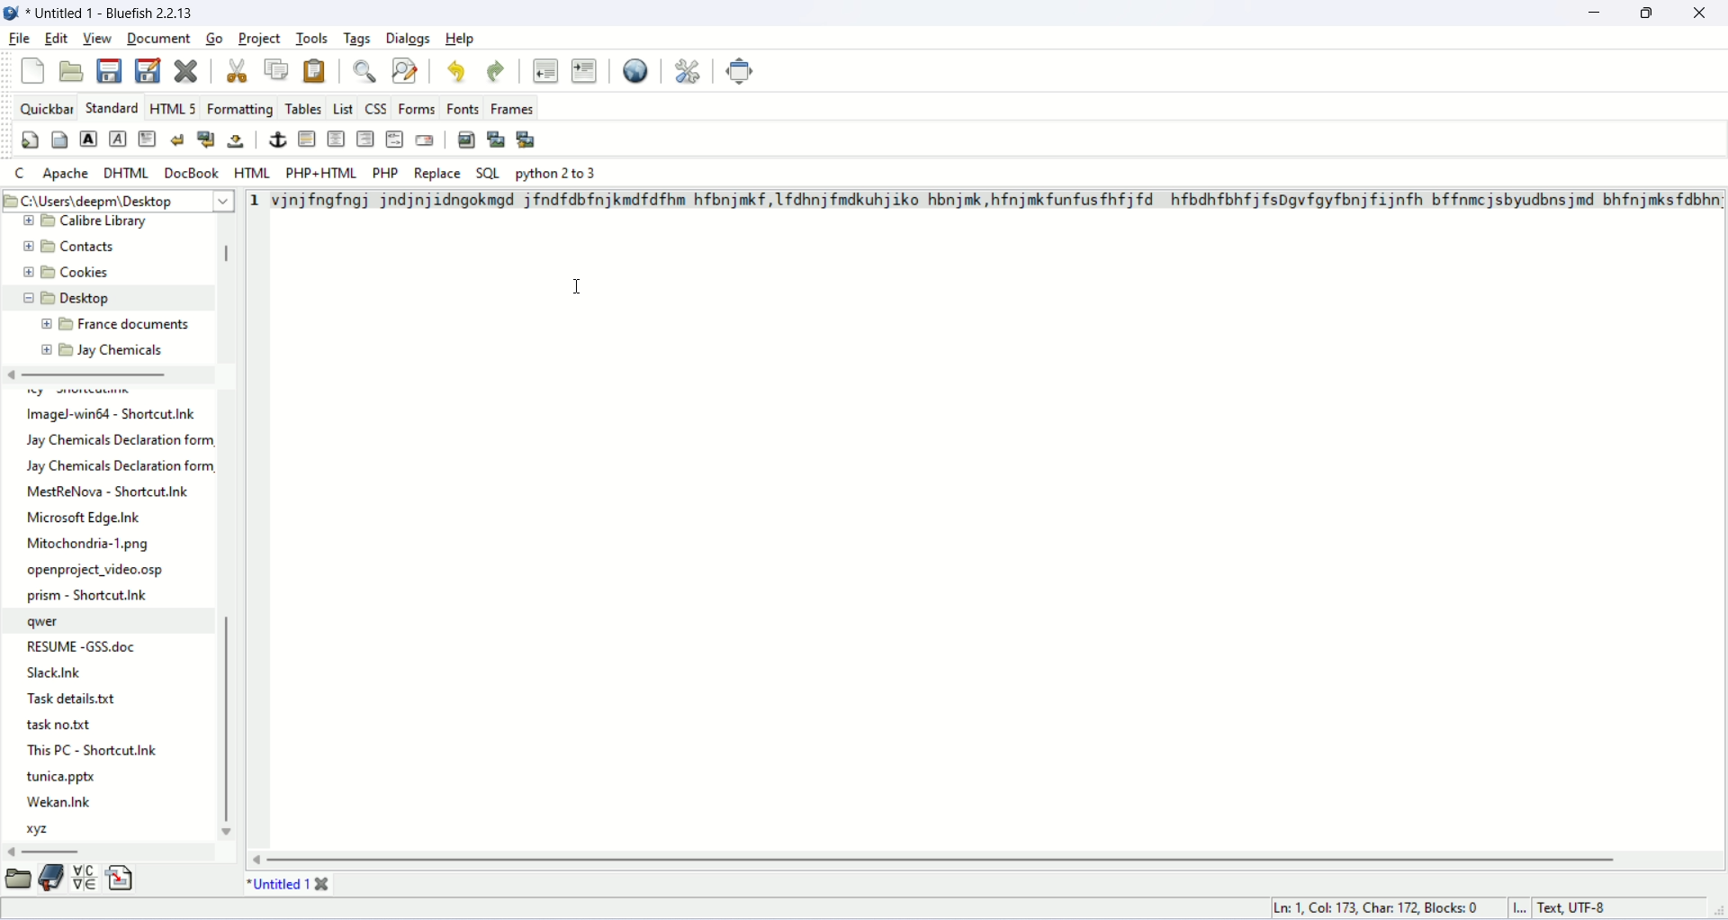 This screenshot has width=1728, height=920. What do you see at coordinates (409, 40) in the screenshot?
I see `dialogs` at bounding box center [409, 40].